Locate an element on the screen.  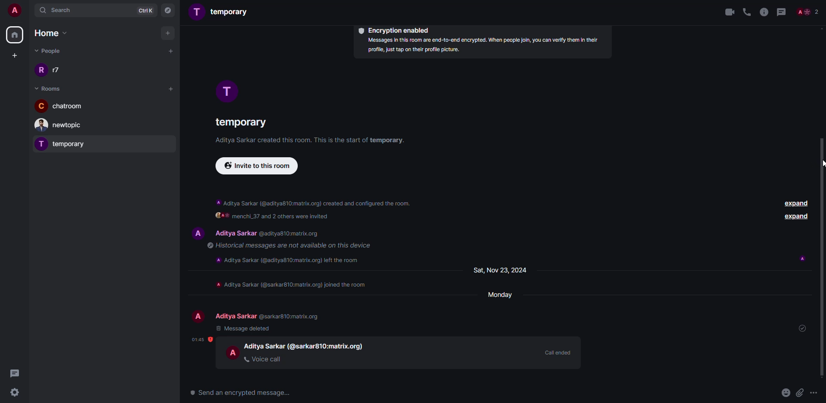
send a encrypted message is located at coordinates (246, 392).